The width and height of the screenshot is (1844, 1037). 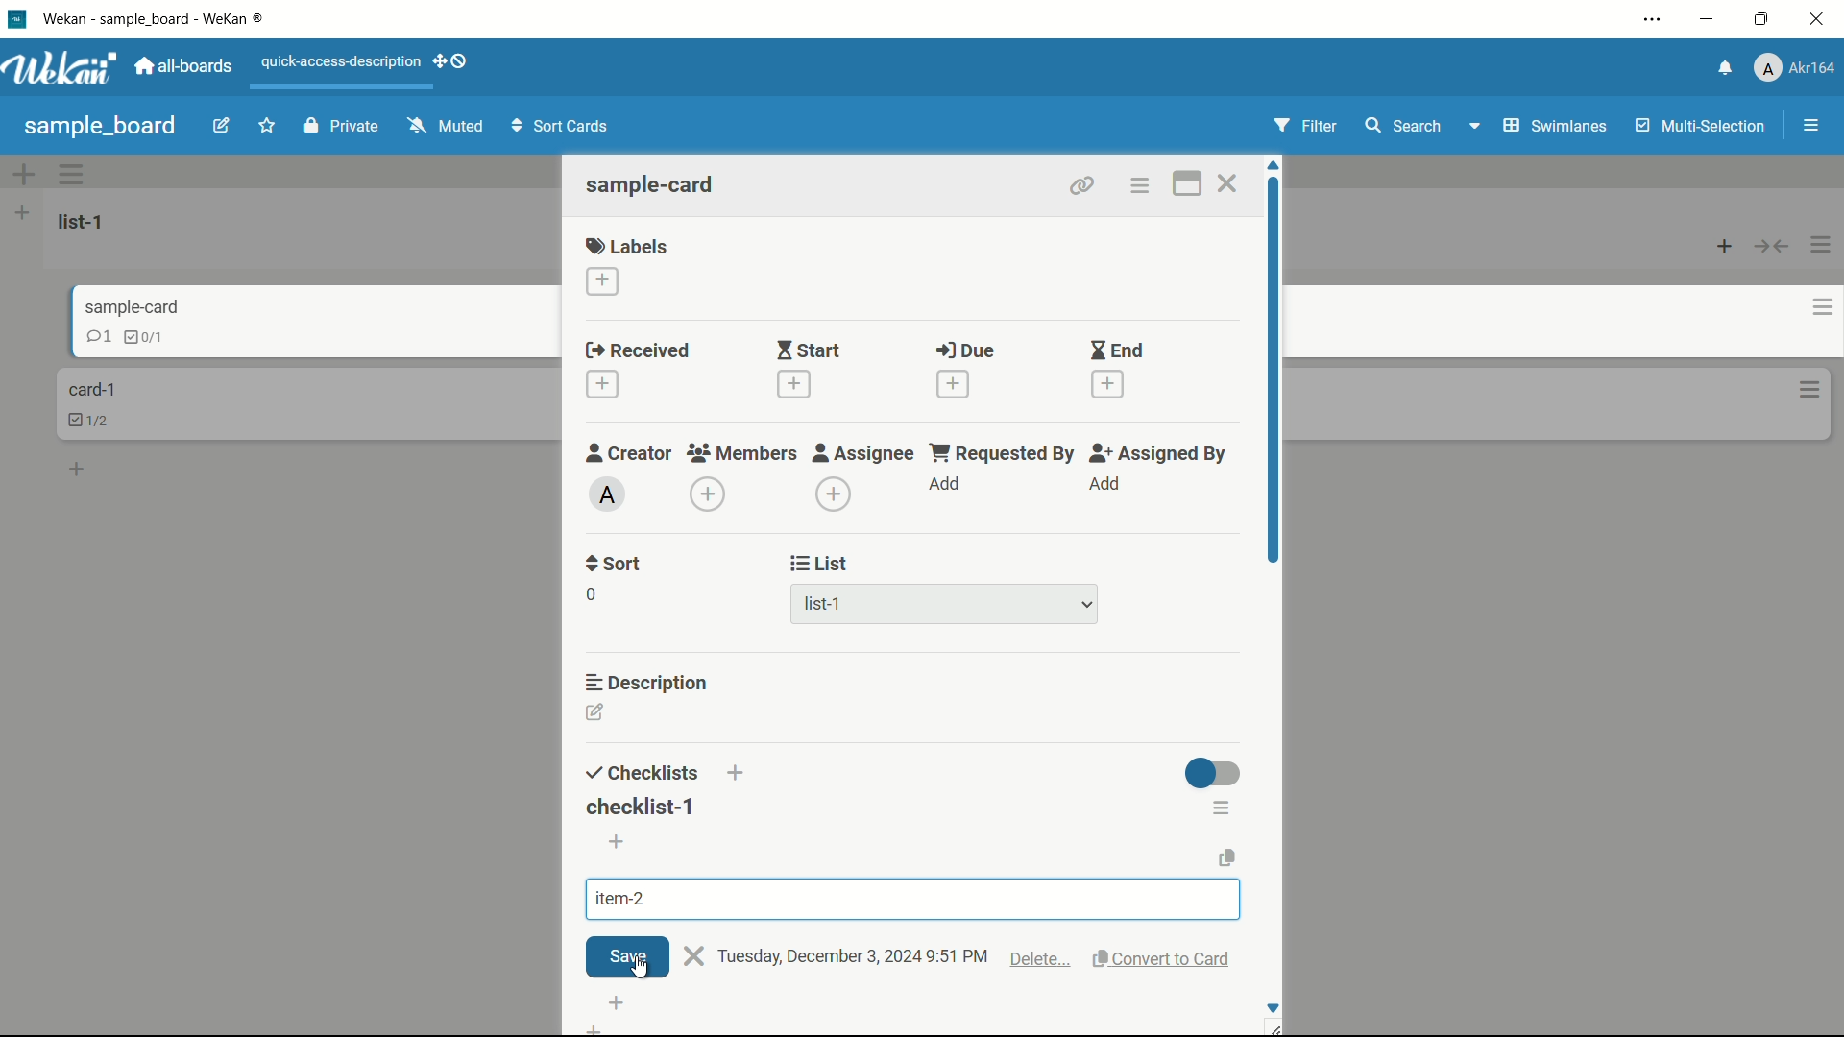 What do you see at coordinates (1226, 857) in the screenshot?
I see `copy text to clipboard` at bounding box center [1226, 857].